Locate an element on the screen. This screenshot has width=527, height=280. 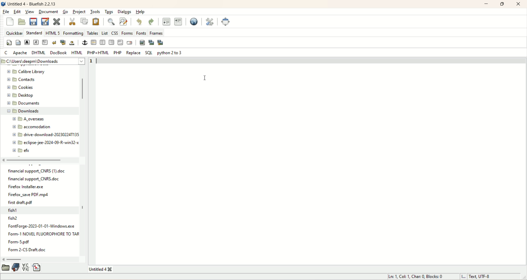
desktop is located at coordinates (21, 96).